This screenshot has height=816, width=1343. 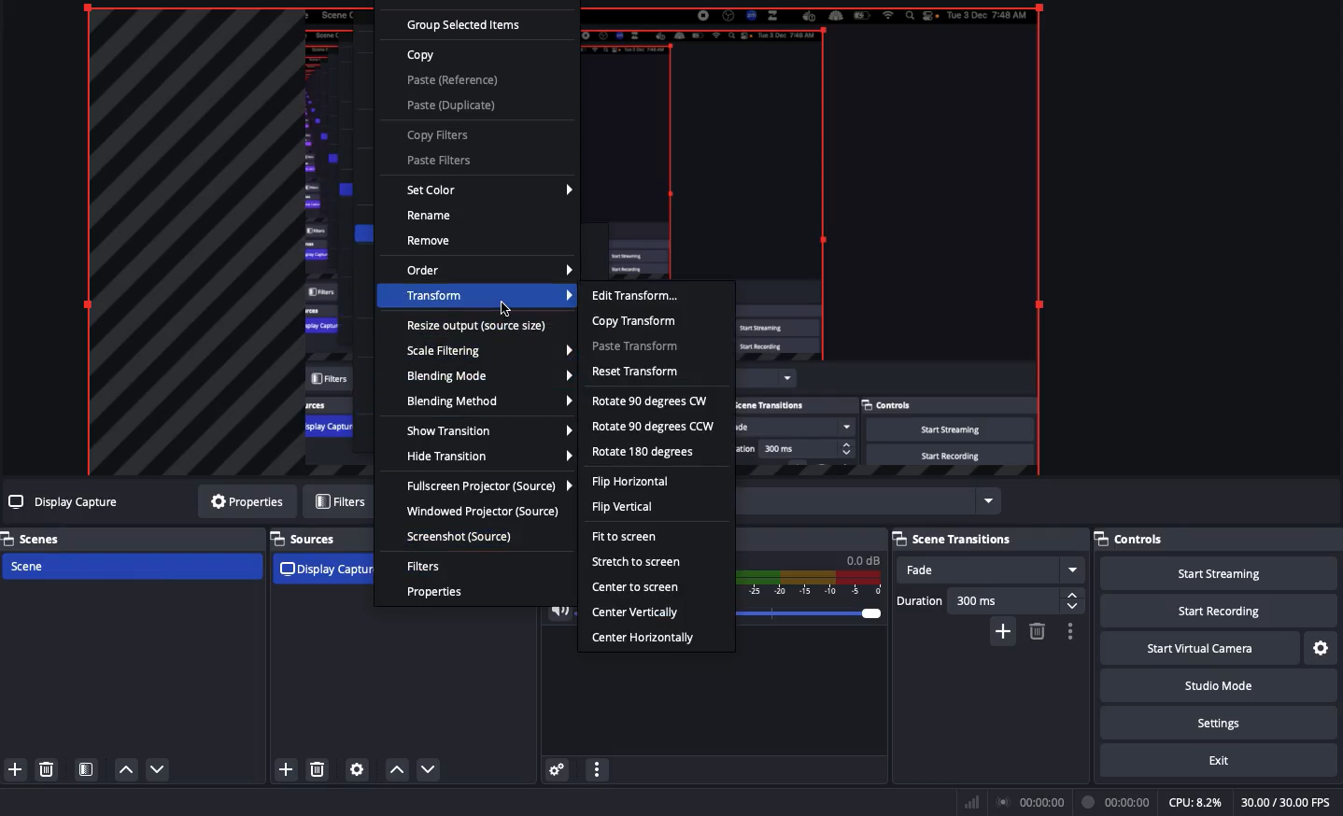 What do you see at coordinates (445, 162) in the screenshot?
I see `Paste filters` at bounding box center [445, 162].